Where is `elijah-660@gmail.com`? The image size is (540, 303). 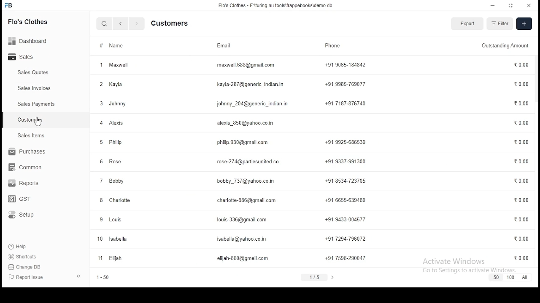
elijah-660@gmail.com is located at coordinates (224, 259).